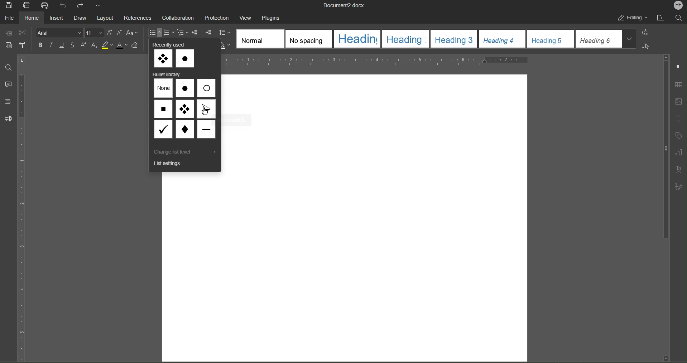  I want to click on Editing, so click(633, 18).